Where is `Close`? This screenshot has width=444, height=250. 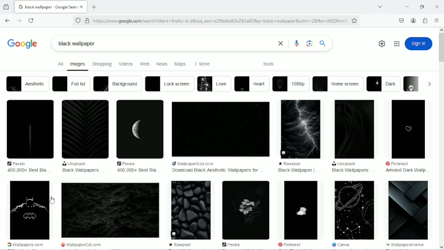 Close is located at coordinates (437, 6).